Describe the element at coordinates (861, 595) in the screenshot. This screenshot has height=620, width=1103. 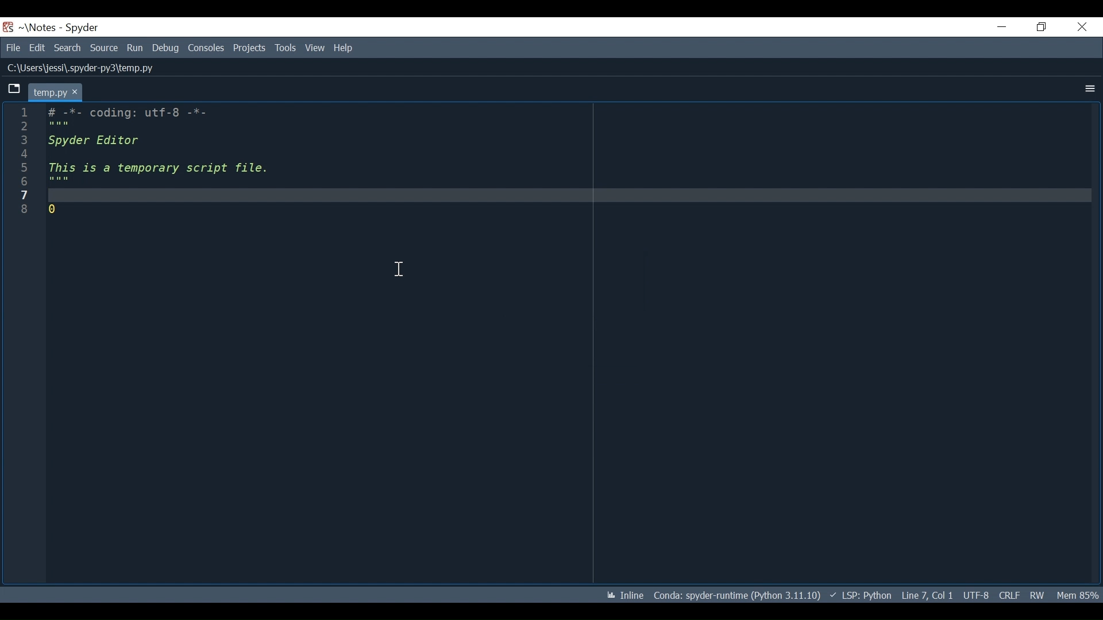
I see `LSP: Python` at that location.